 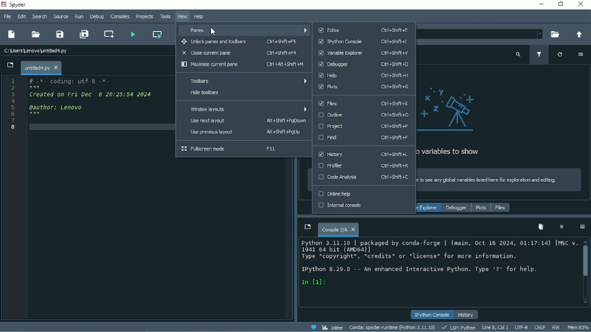 I want to click on CRLF, so click(x=540, y=327).